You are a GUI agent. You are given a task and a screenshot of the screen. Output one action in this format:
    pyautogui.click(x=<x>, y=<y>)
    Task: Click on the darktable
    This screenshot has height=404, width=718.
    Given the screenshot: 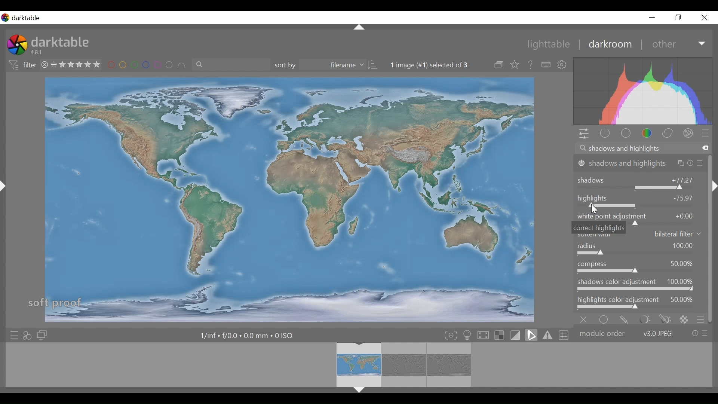 What is the action you would take?
    pyautogui.click(x=62, y=42)
    